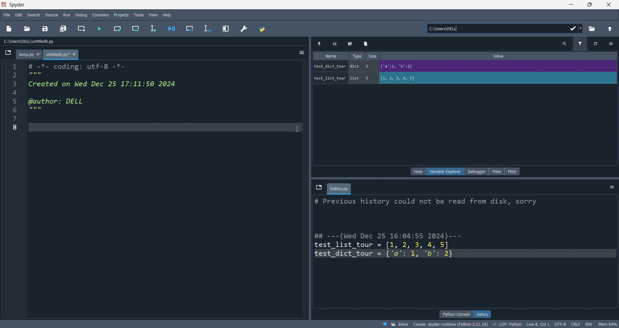  I want to click on run line, so click(154, 29).